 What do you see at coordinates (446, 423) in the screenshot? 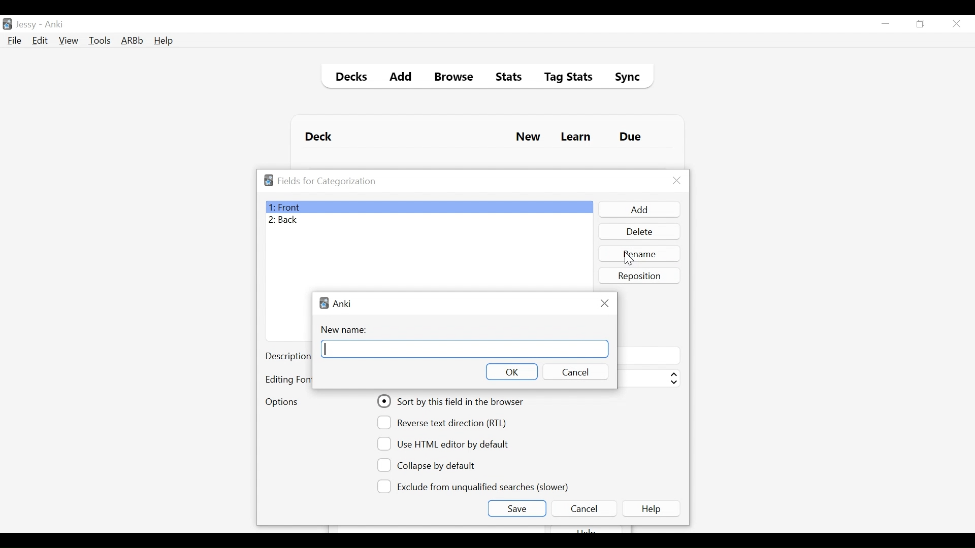
I see `(un)select RTL` at bounding box center [446, 423].